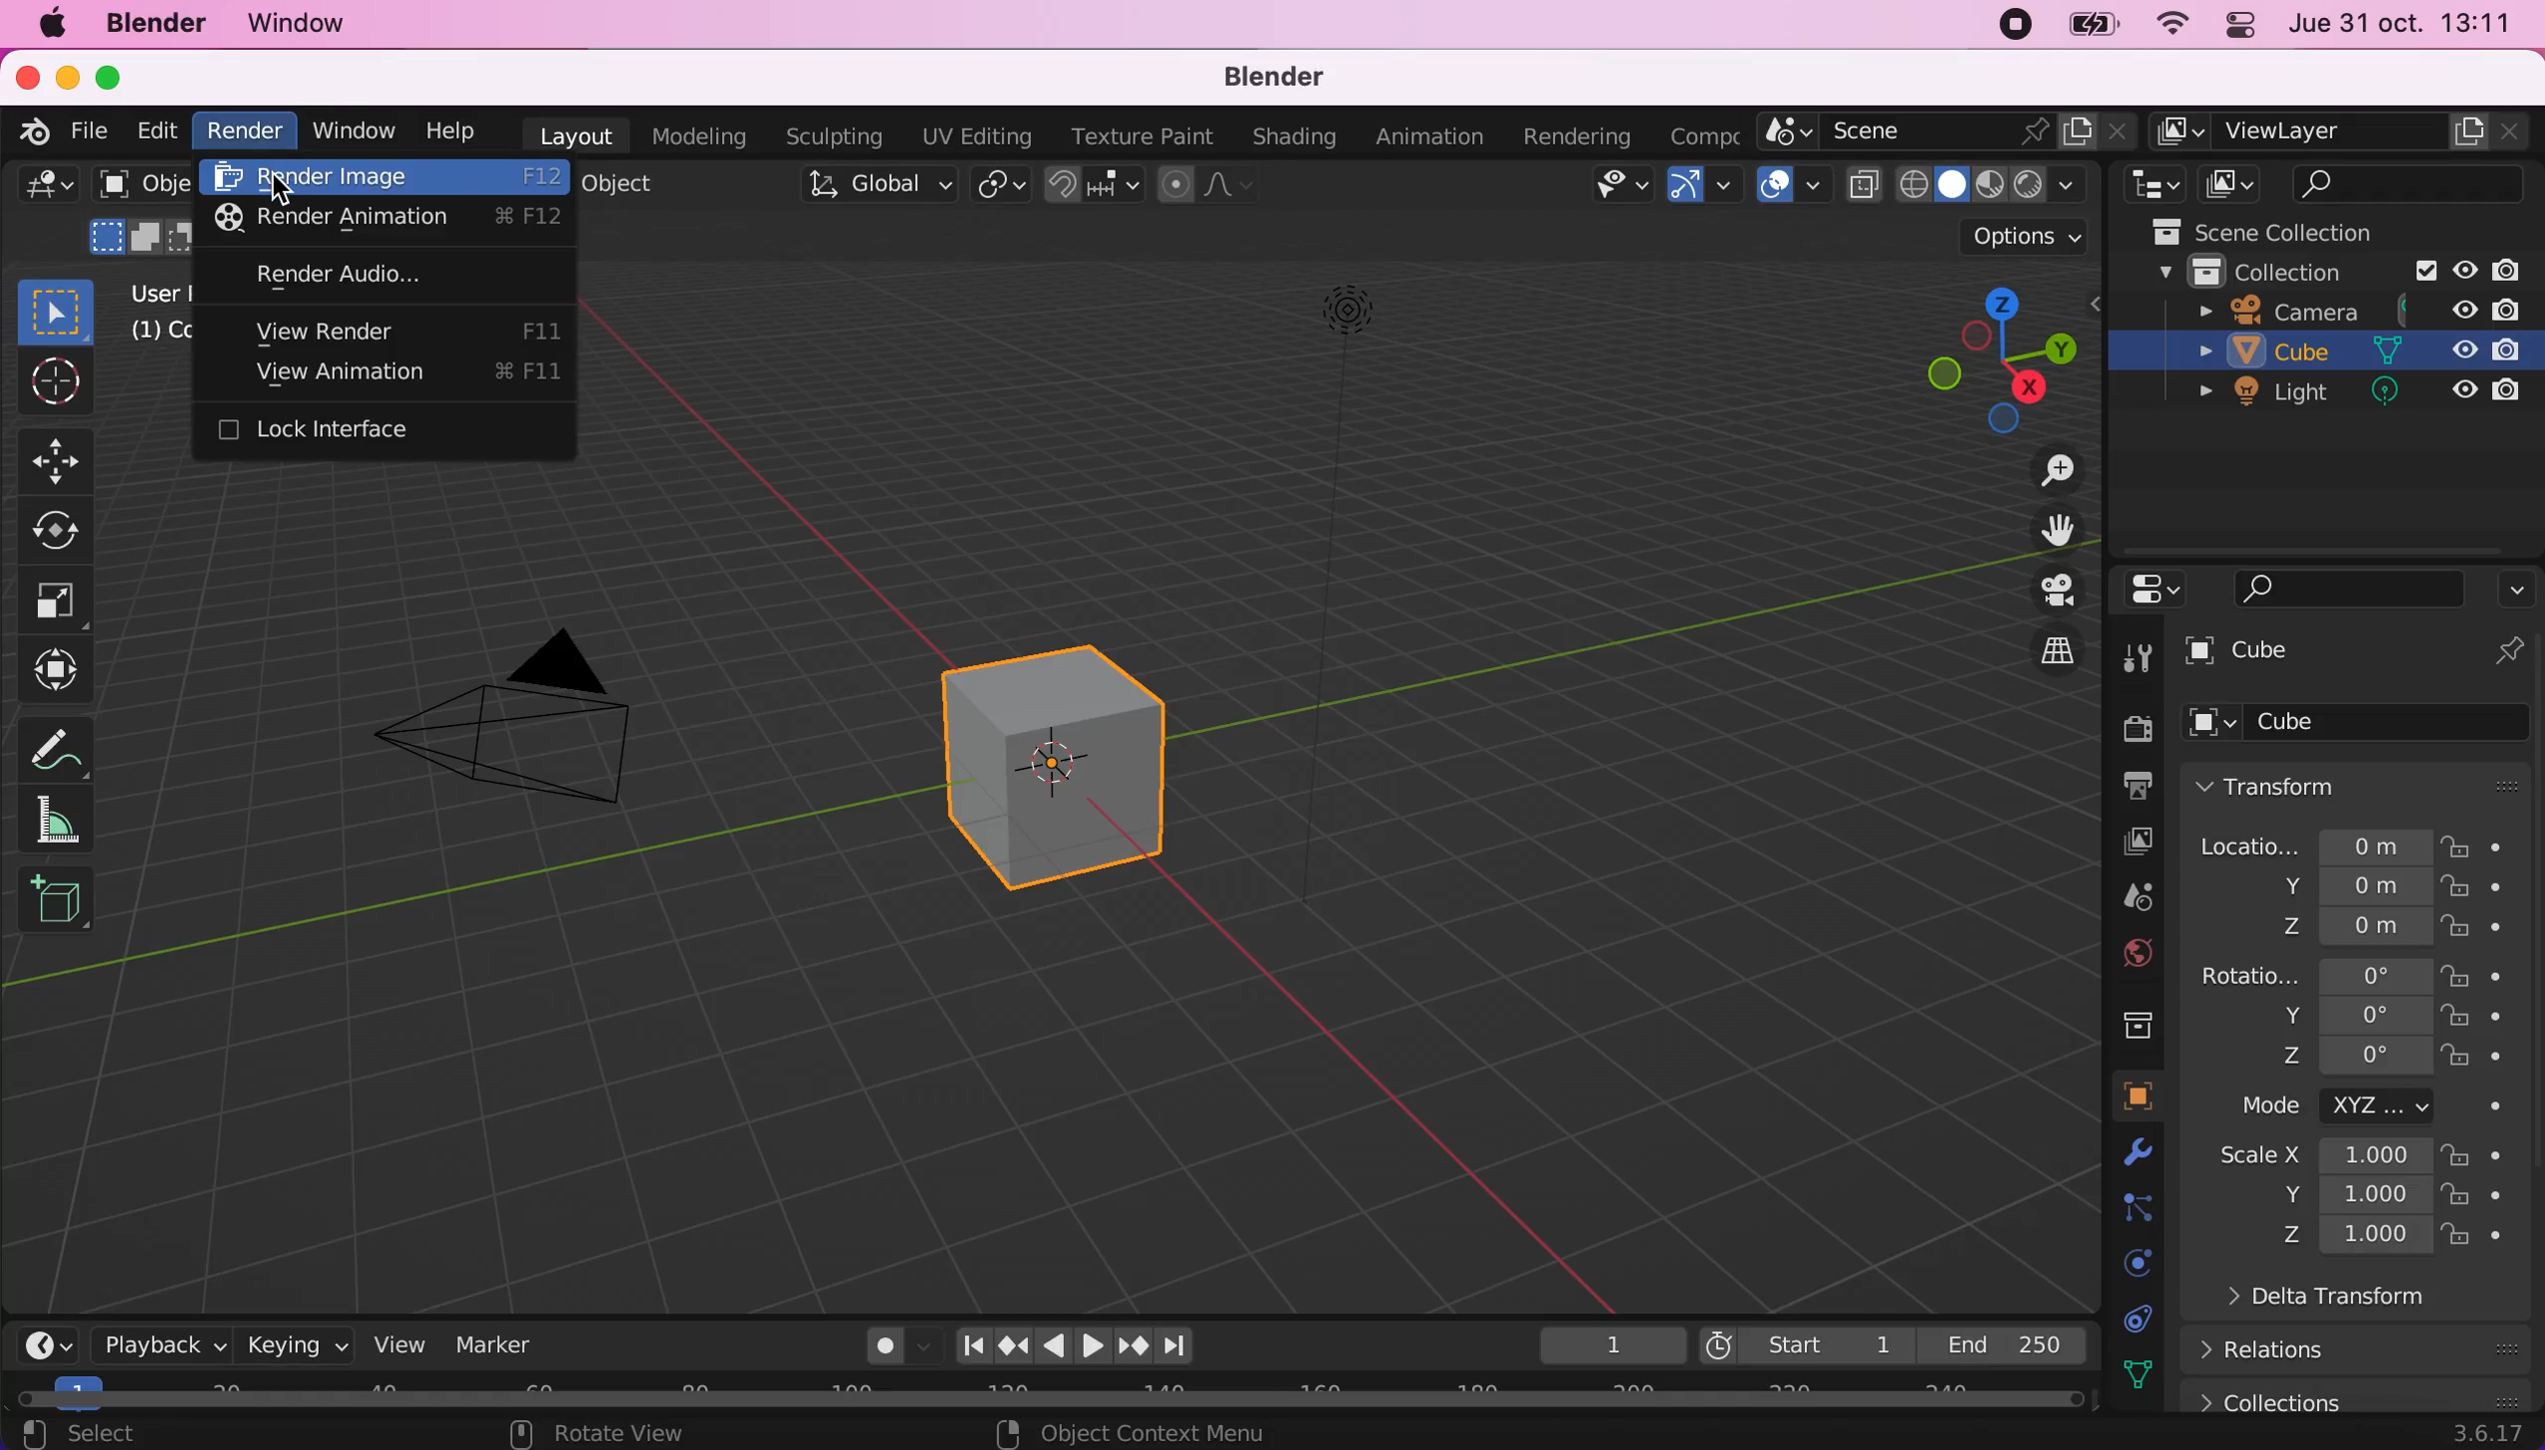  I want to click on rendering, so click(1578, 137).